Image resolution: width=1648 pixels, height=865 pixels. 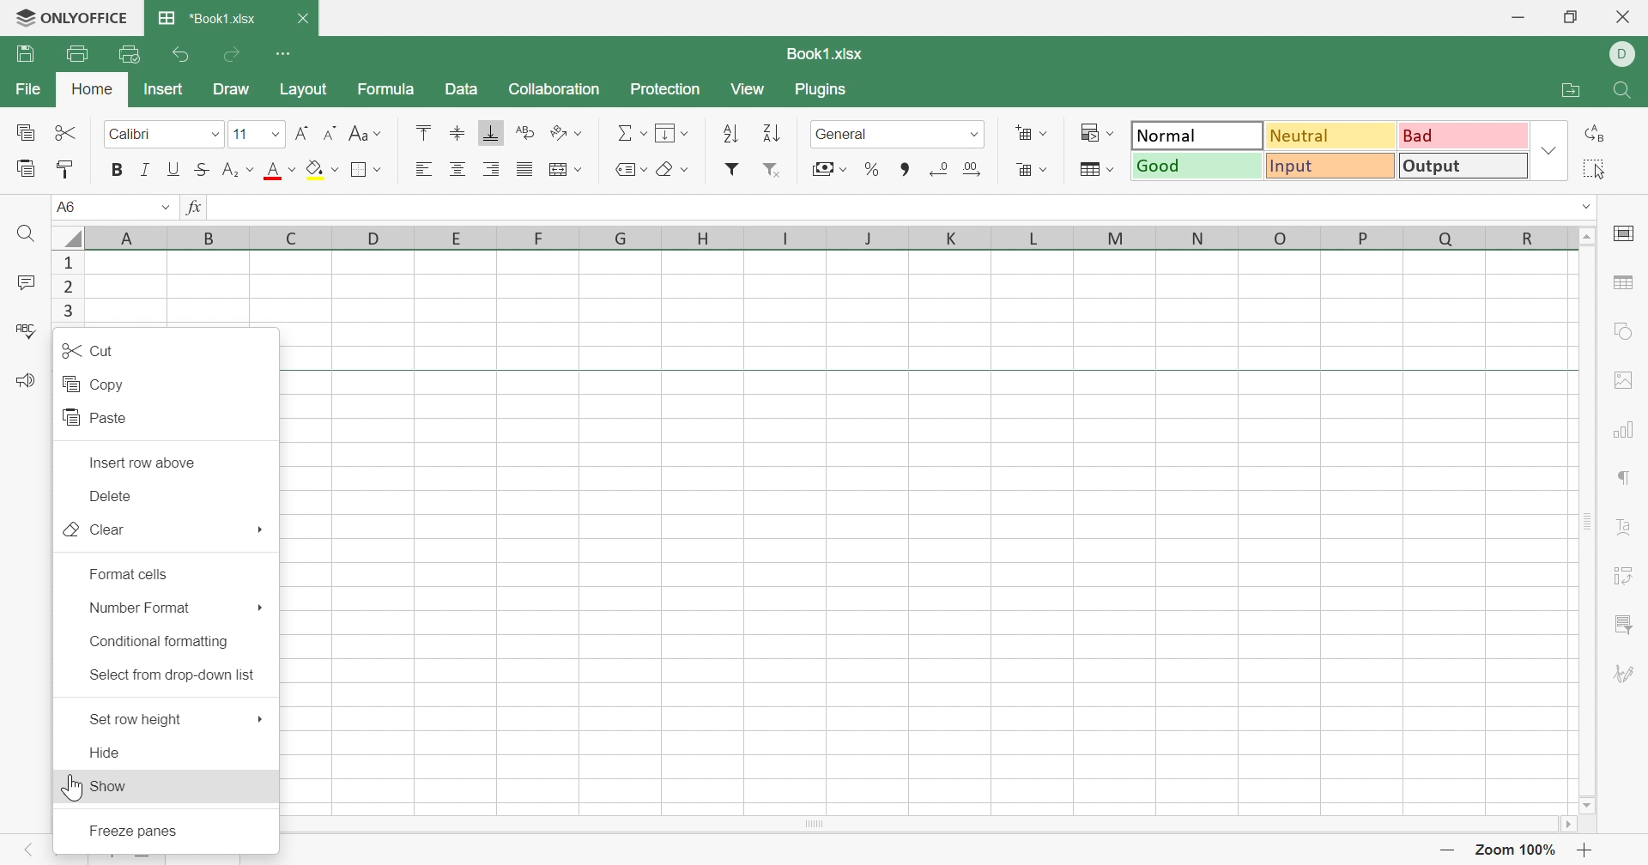 I want to click on Plugins, so click(x=820, y=88).